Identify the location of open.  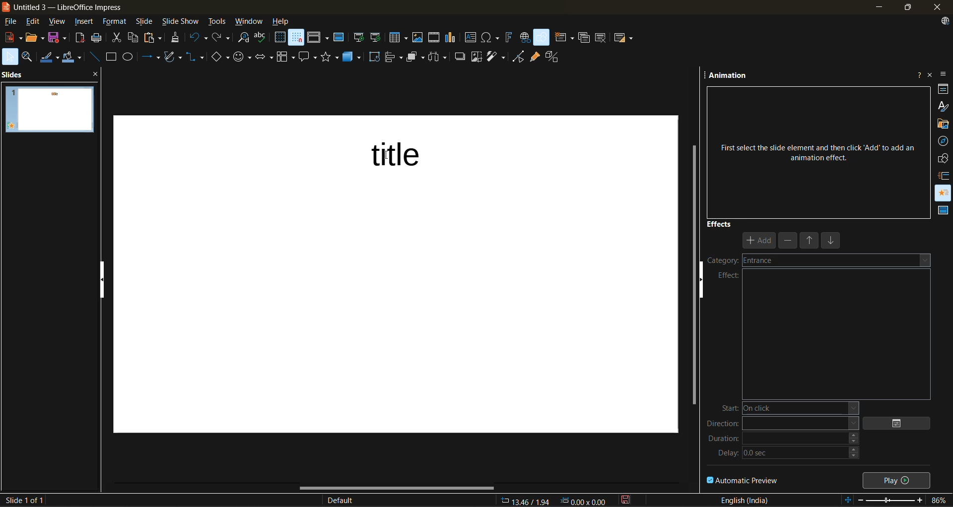
(36, 37).